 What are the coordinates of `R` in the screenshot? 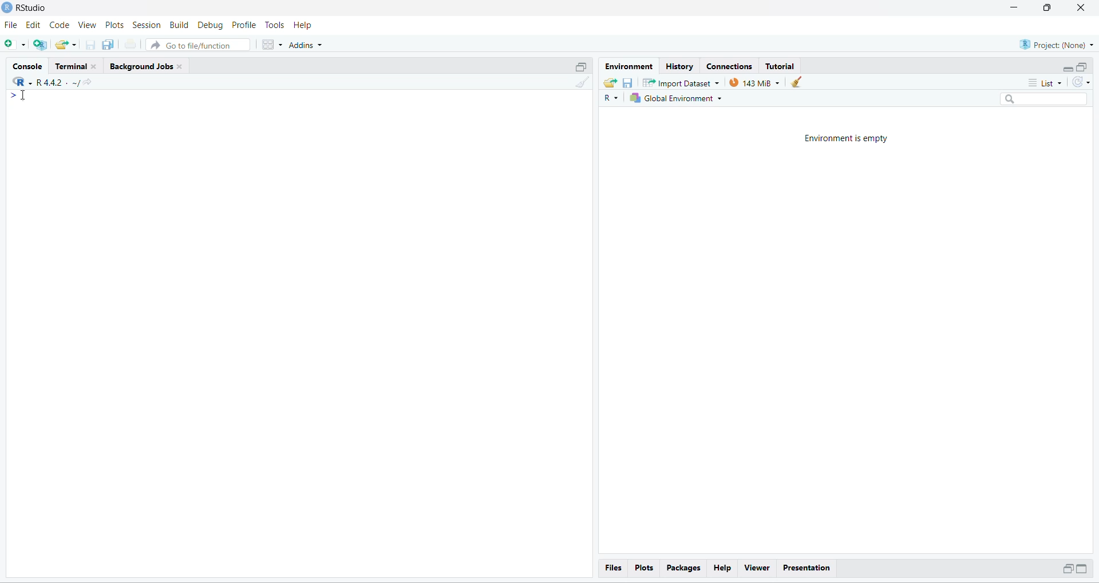 It's located at (22, 81).